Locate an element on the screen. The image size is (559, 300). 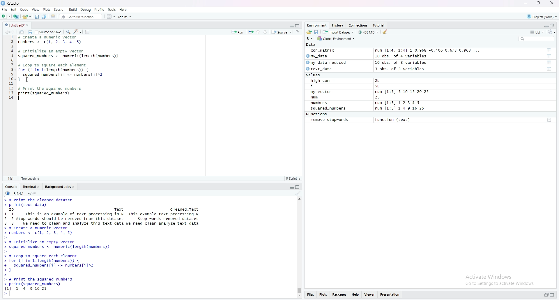
close is located at coordinates (29, 25).